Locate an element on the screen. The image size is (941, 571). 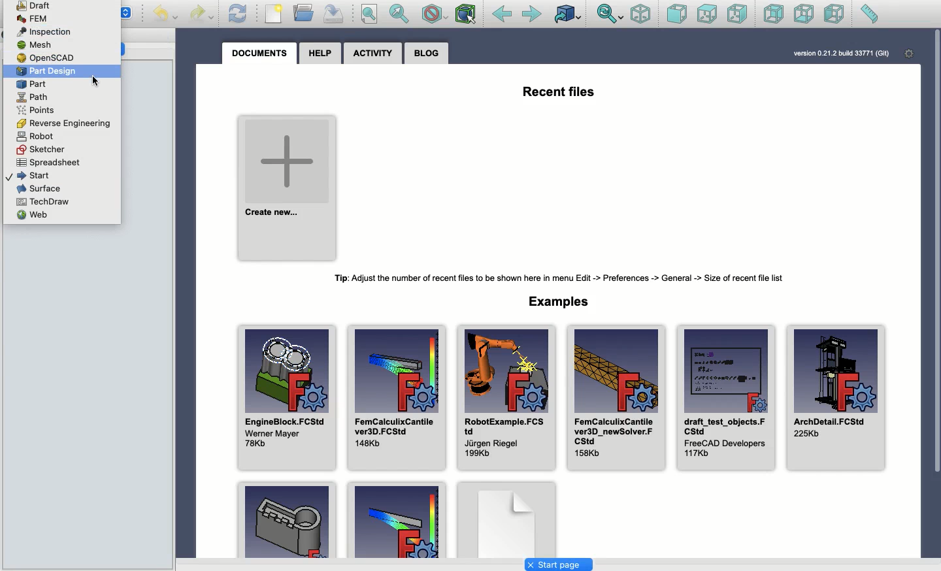
Start is located at coordinates (28, 174).